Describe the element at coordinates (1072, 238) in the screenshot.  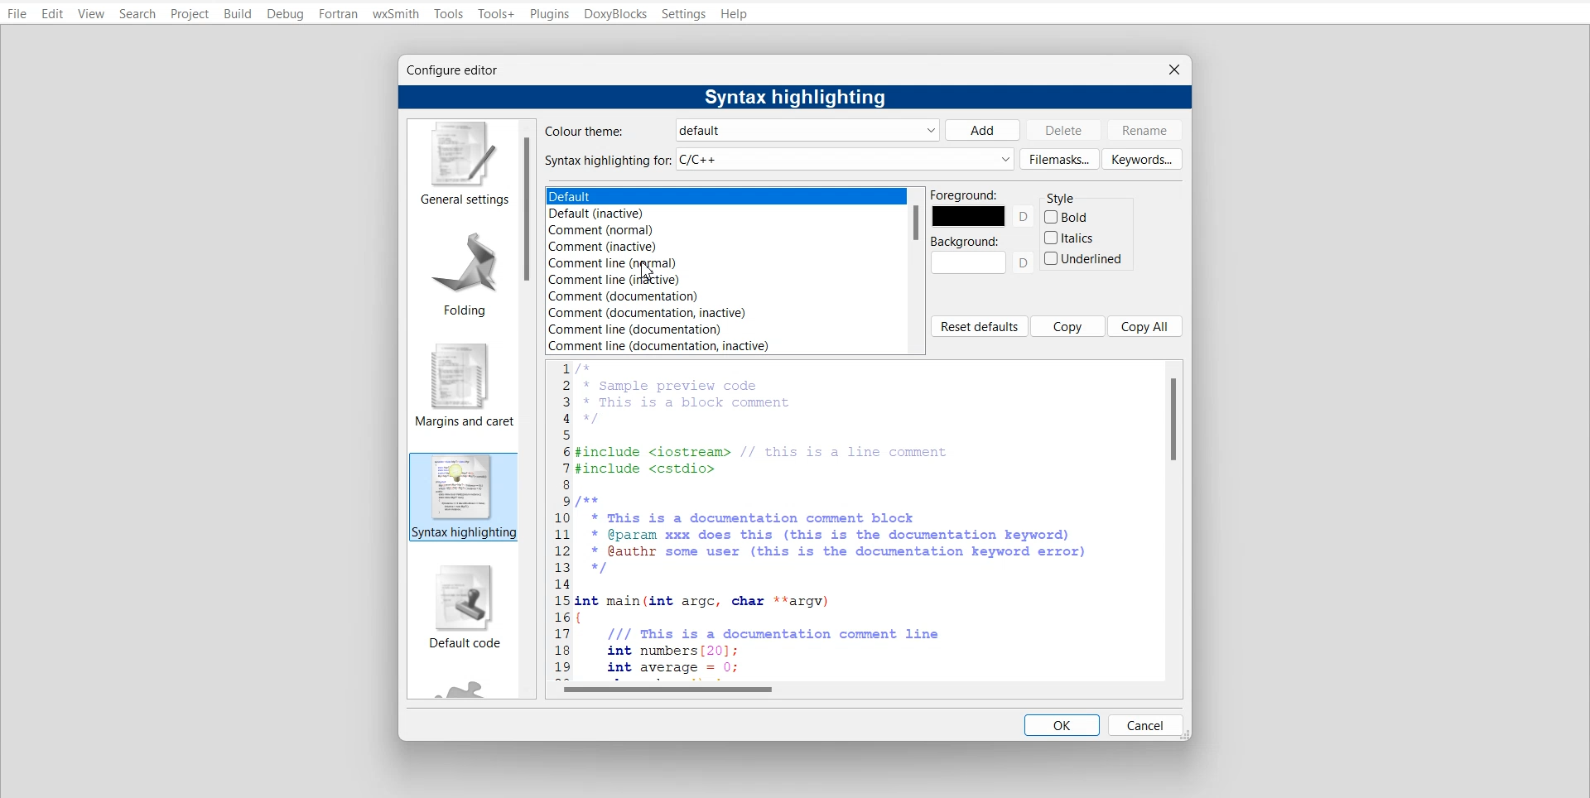
I see `Italics` at that location.